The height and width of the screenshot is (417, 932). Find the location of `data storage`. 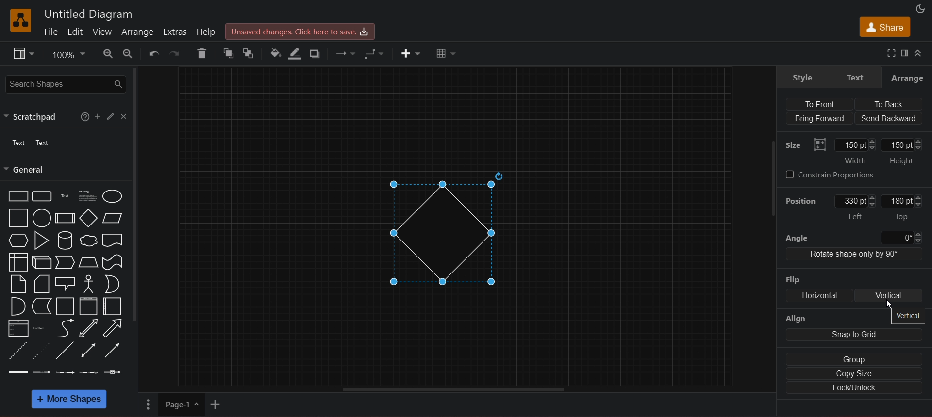

data storage is located at coordinates (39, 306).